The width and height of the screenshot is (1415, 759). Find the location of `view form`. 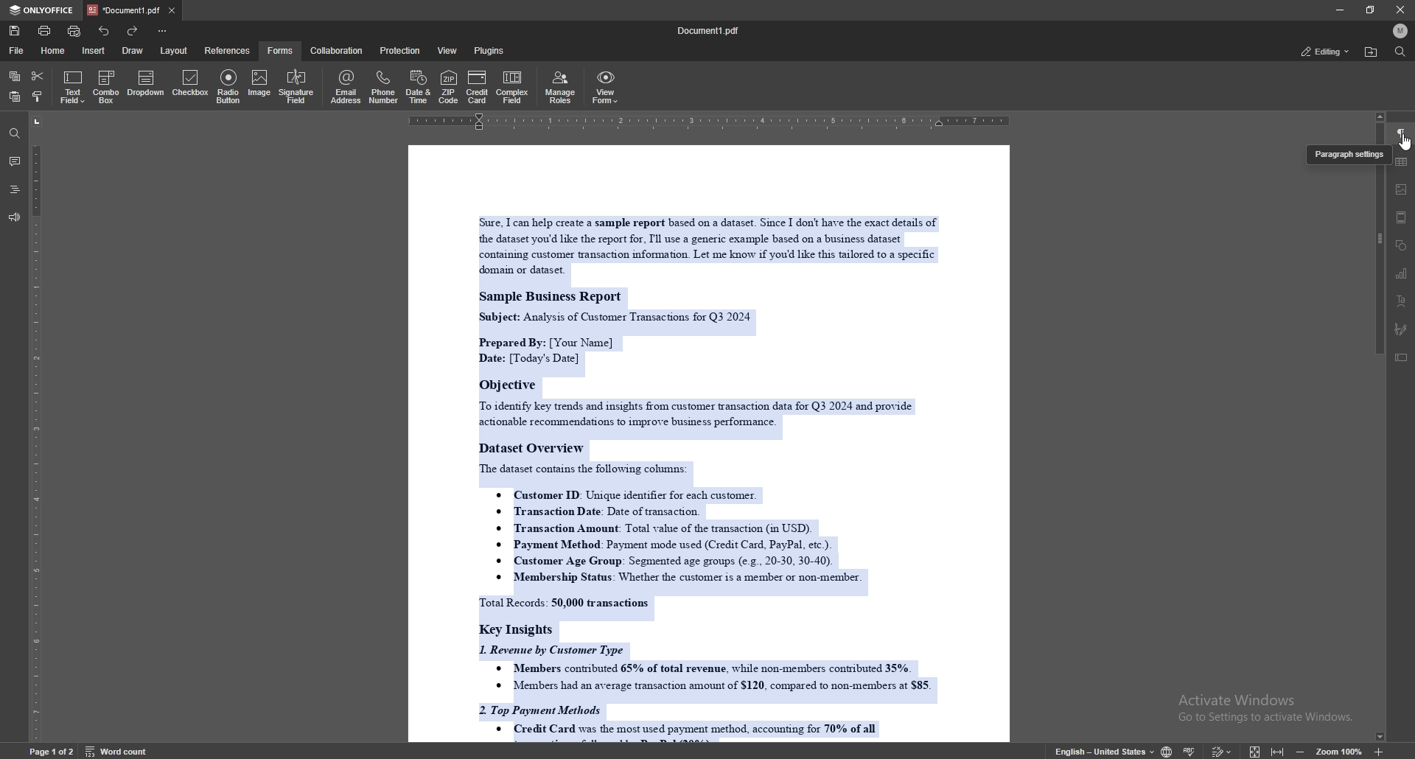

view form is located at coordinates (606, 87).